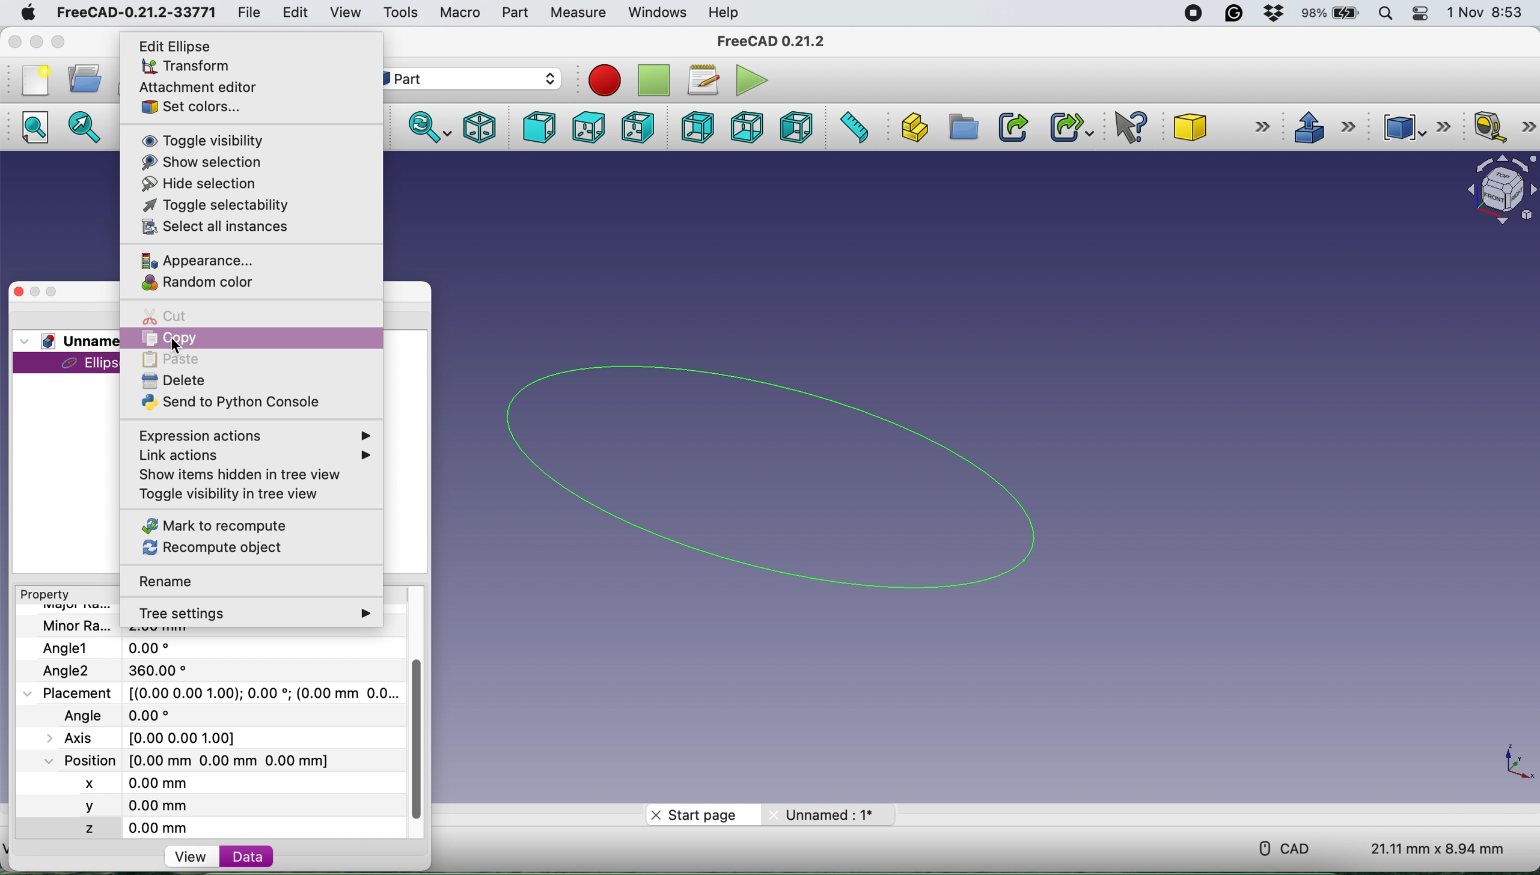  What do you see at coordinates (248, 856) in the screenshot?
I see `data` at bounding box center [248, 856].